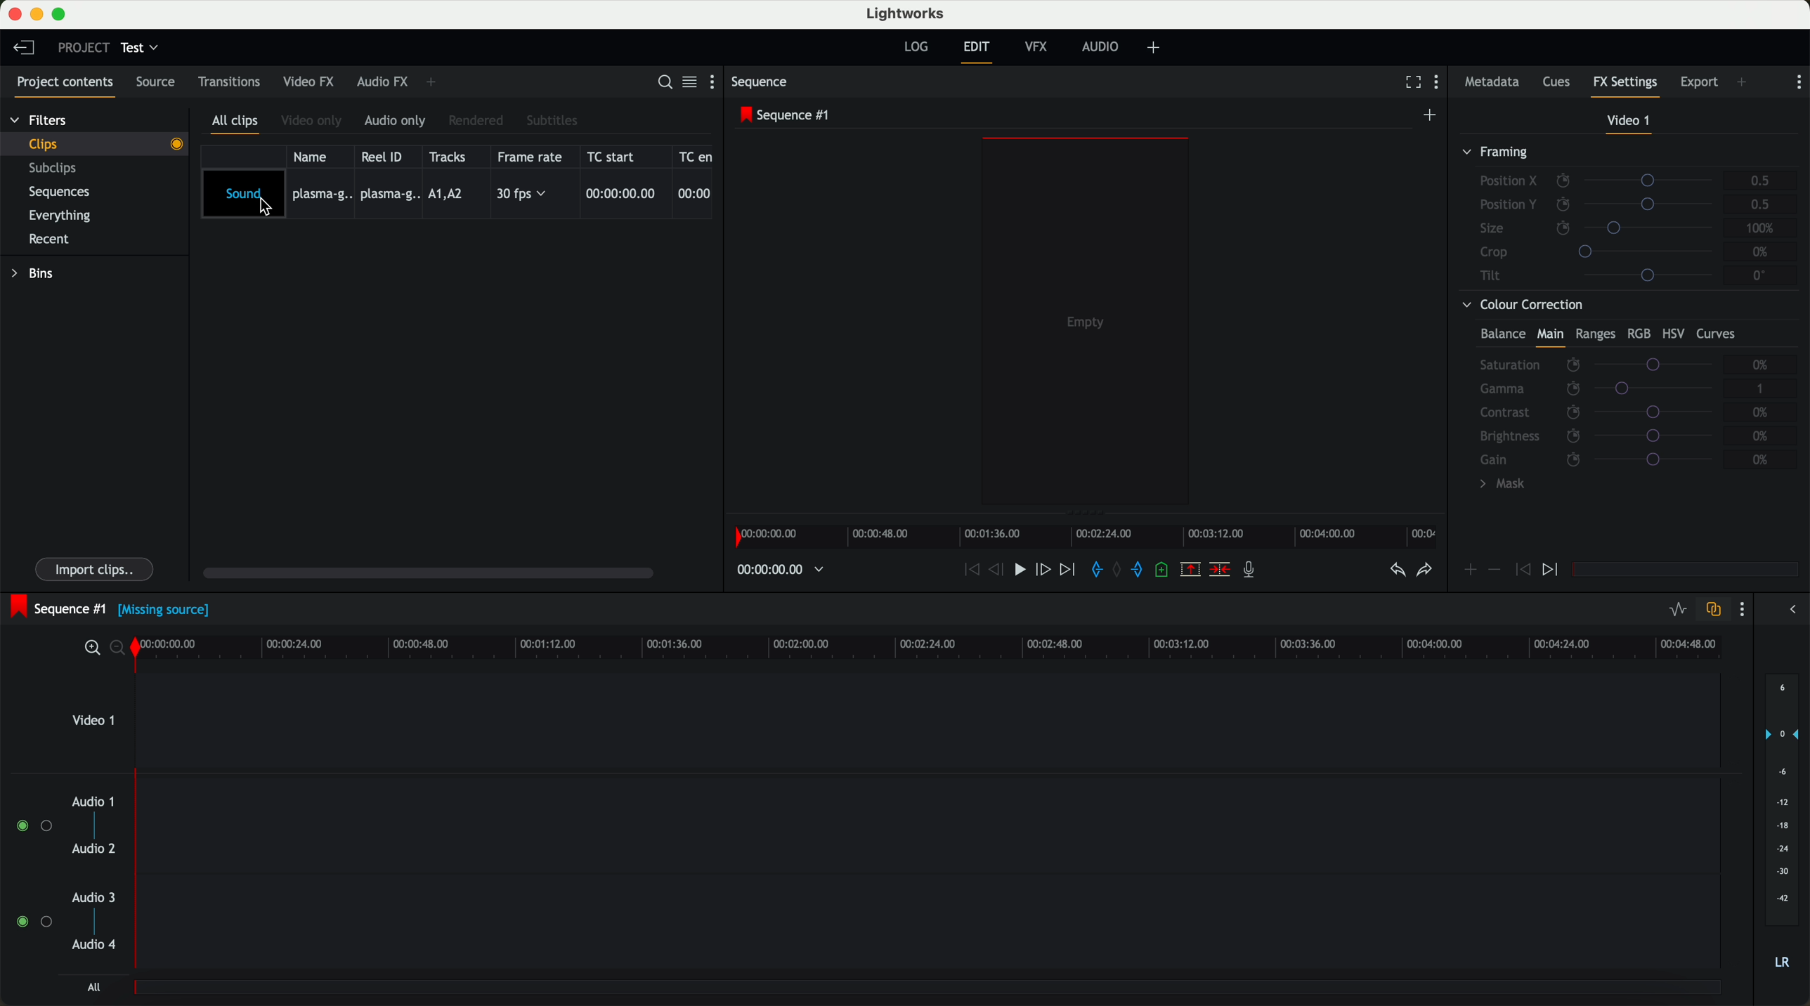 The height and width of the screenshot is (1006, 1810). I want to click on audio, so click(1104, 48).